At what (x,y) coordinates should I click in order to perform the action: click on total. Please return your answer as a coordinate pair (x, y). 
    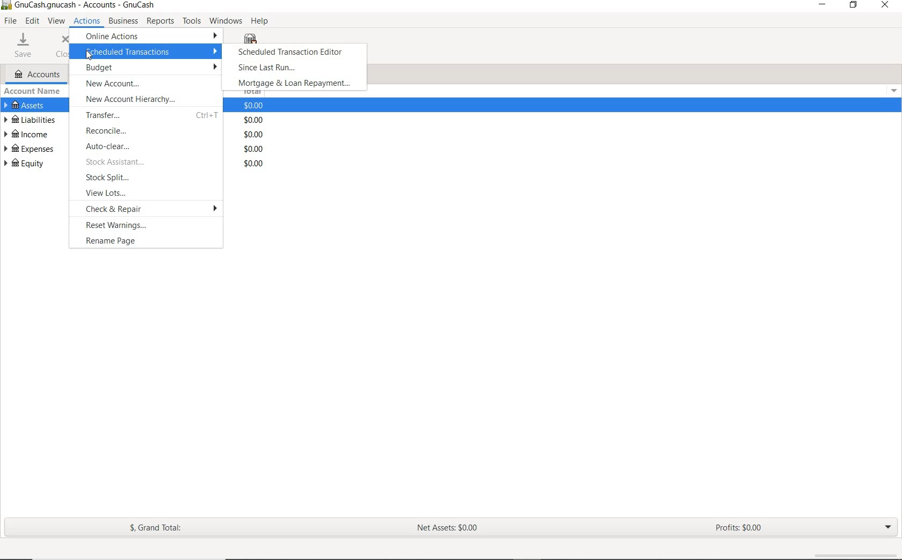
    Looking at the image, I should click on (255, 106).